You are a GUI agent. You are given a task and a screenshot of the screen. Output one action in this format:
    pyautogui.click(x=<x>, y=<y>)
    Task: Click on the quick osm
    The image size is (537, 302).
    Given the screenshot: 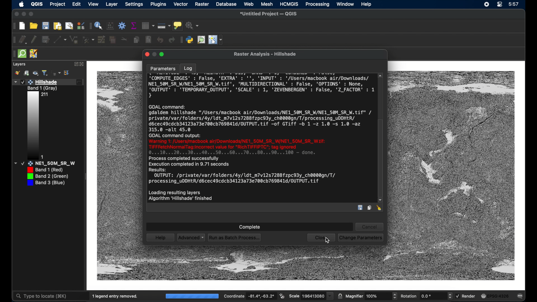 What is the action you would take?
    pyautogui.click(x=22, y=54)
    